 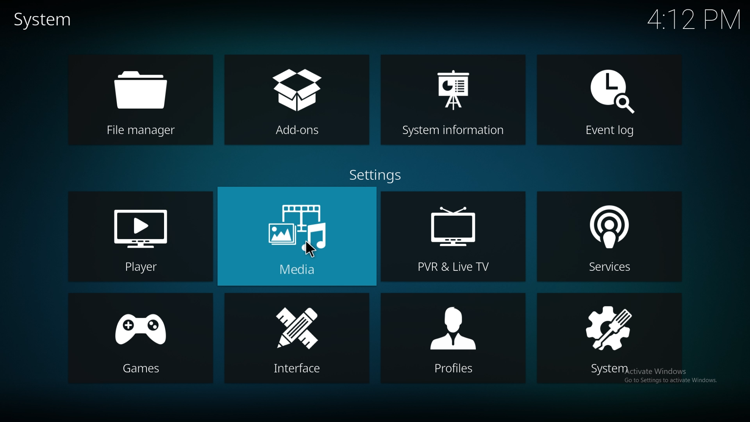 What do you see at coordinates (609, 237) in the screenshot?
I see `services` at bounding box center [609, 237].